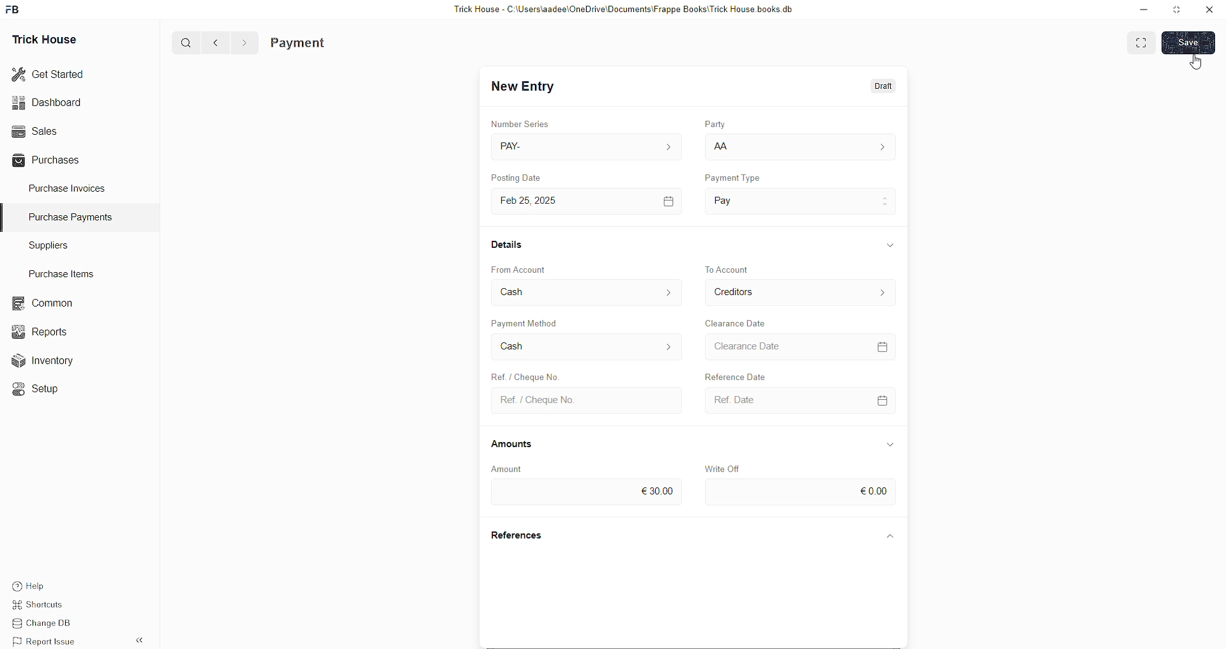 The height and width of the screenshot is (649, 1226). What do you see at coordinates (626, 10) in the screenshot?
I see `Trick House - C:\Users\aadee\OneDrive\Documents\Frappe Books\Trick House books.db` at bounding box center [626, 10].